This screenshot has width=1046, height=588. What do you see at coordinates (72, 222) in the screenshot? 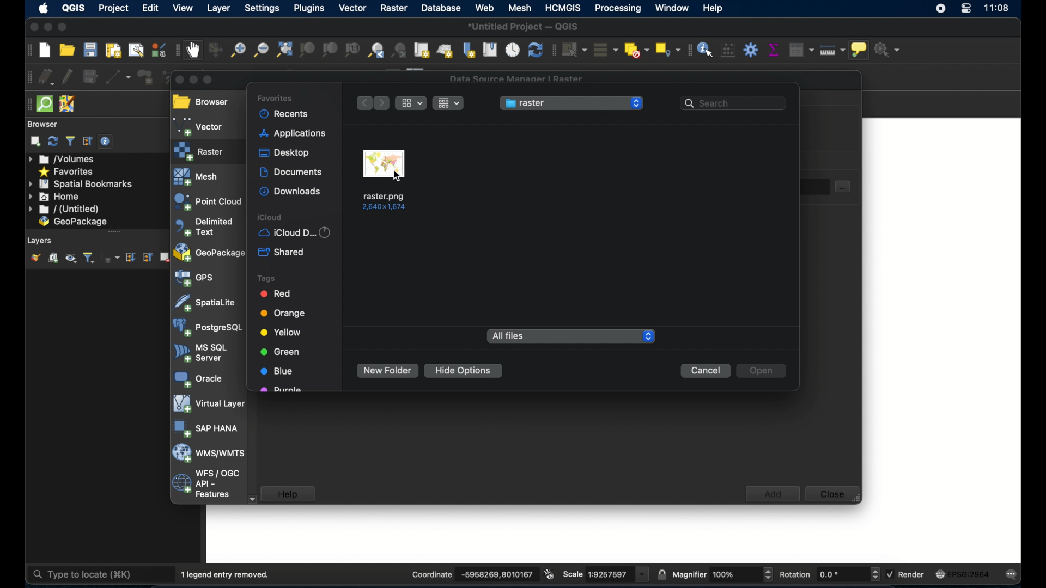
I see `geo package` at bounding box center [72, 222].